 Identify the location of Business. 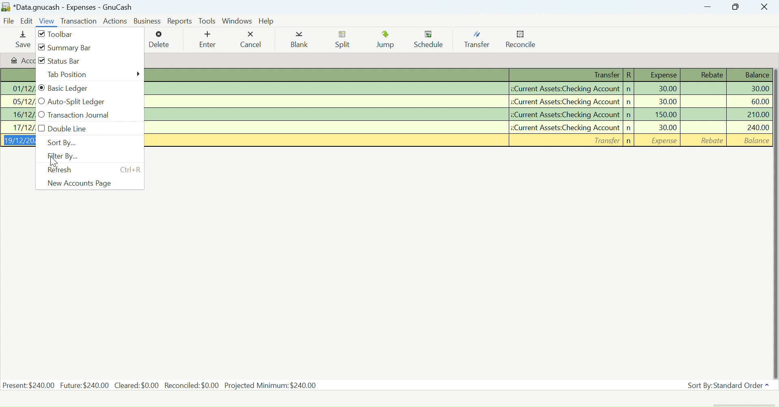
(148, 21).